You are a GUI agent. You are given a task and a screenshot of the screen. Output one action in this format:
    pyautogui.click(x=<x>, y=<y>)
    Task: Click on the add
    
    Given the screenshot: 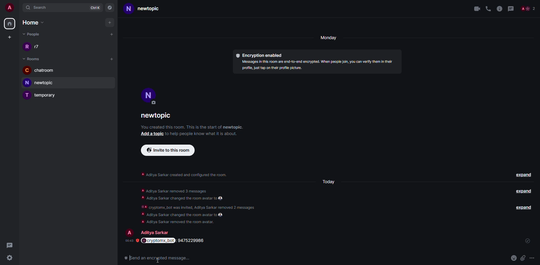 What is the action you would take?
    pyautogui.click(x=112, y=34)
    